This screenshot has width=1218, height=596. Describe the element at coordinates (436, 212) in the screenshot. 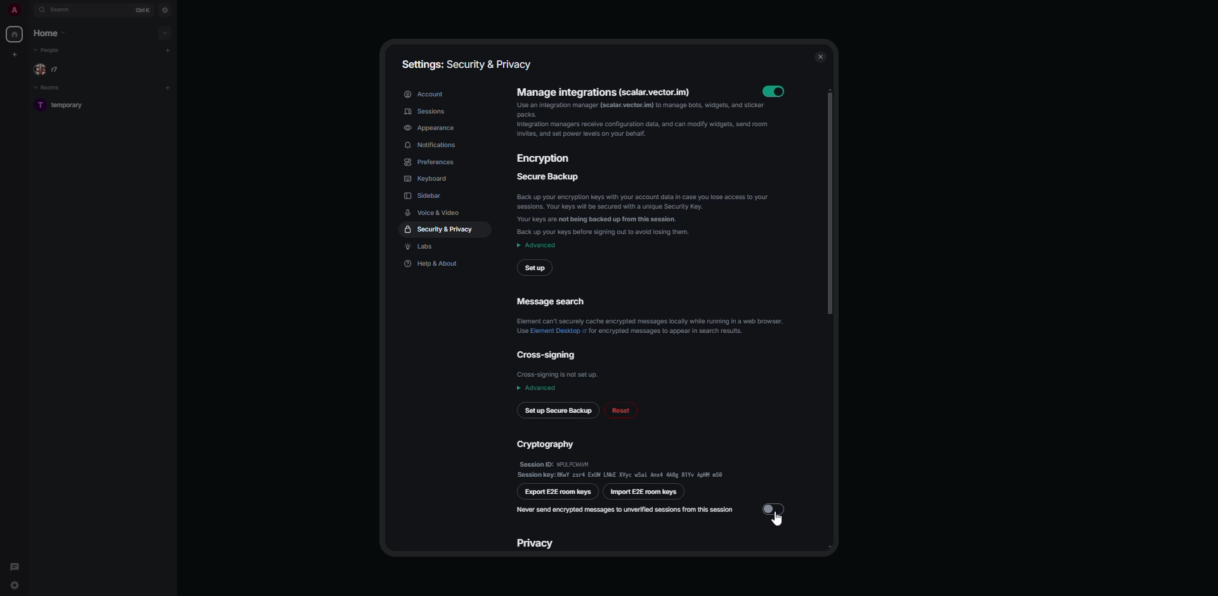

I see `voice & video` at that location.